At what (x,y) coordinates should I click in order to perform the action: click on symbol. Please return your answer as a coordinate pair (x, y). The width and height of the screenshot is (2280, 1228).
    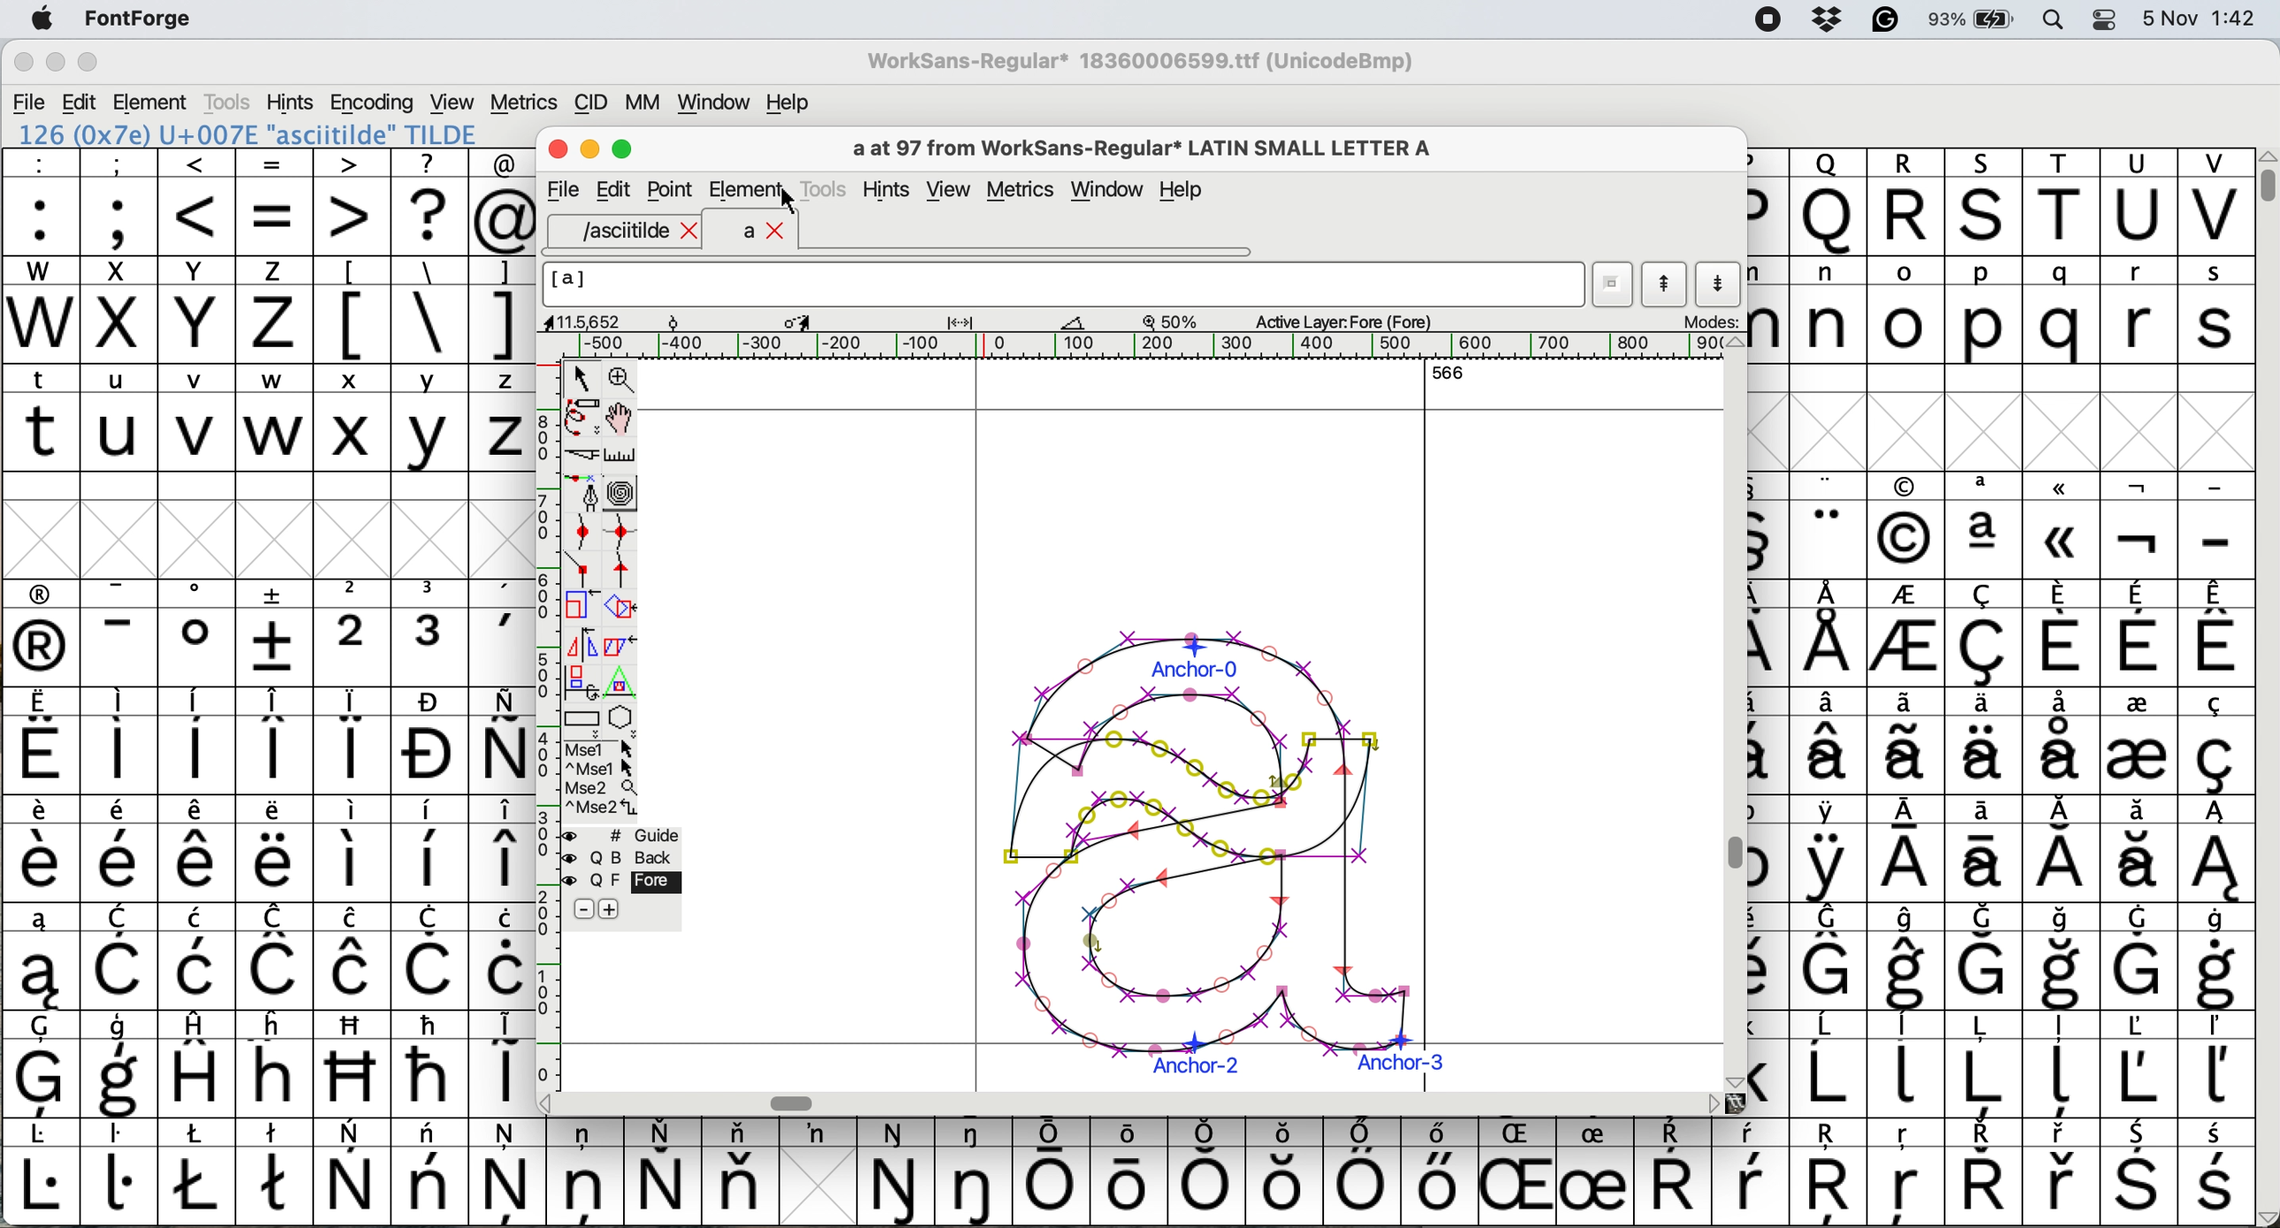
    Looking at the image, I should click on (41, 1173).